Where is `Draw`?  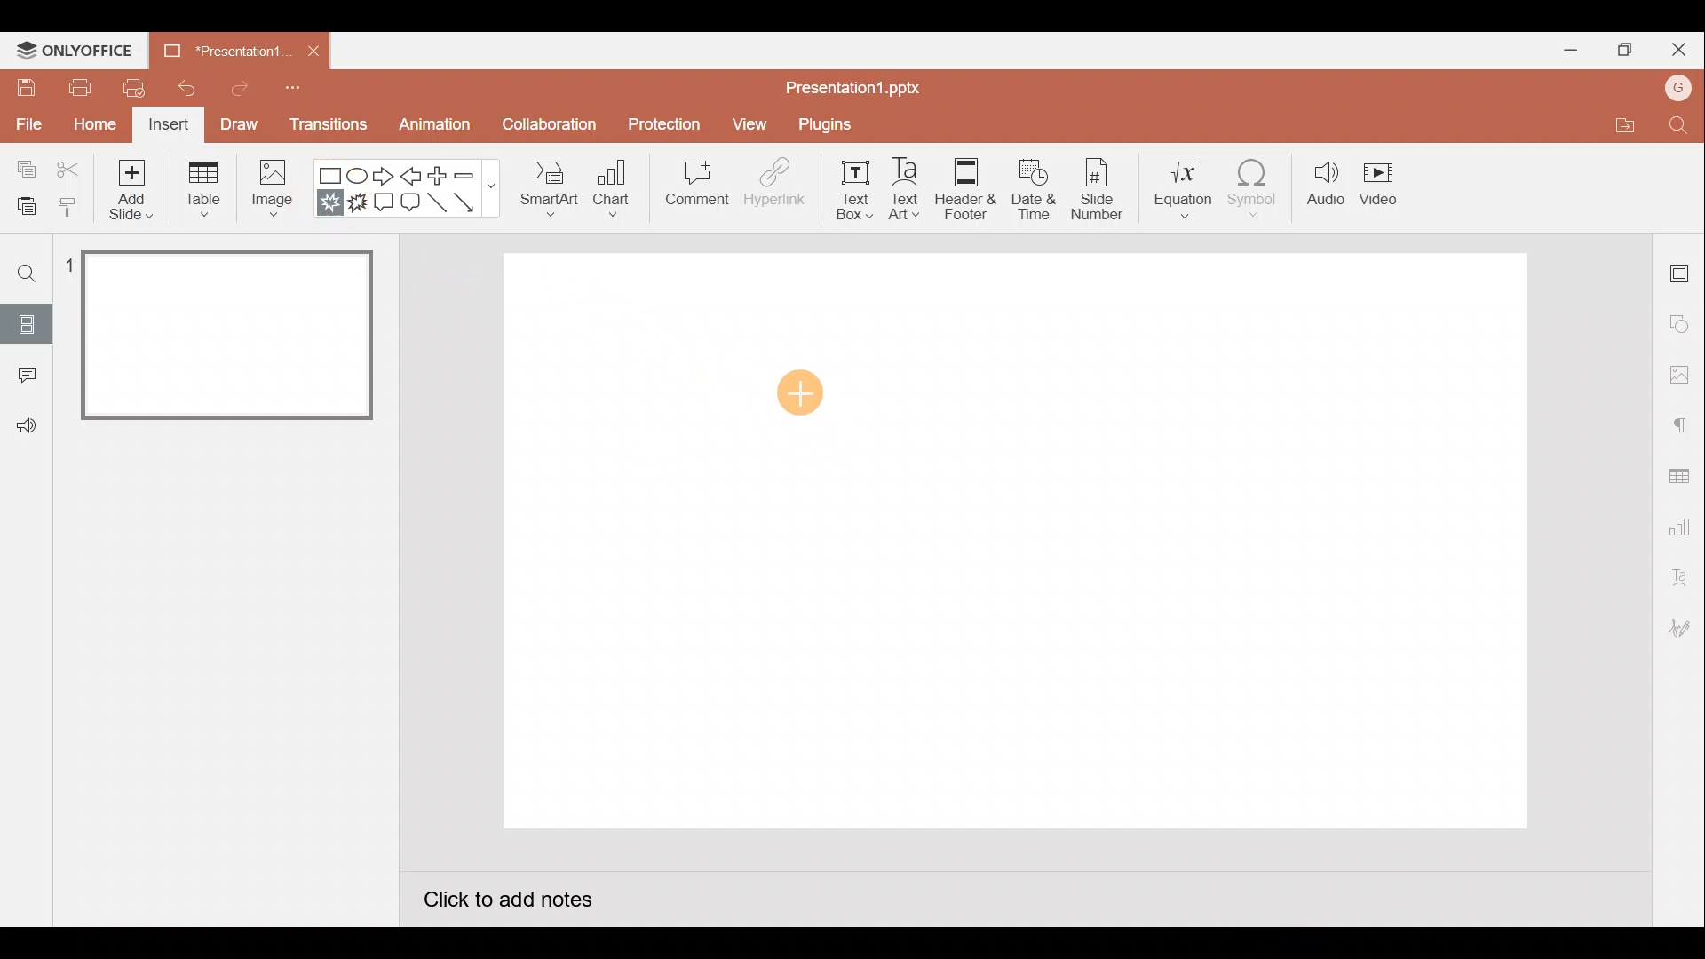 Draw is located at coordinates (239, 126).